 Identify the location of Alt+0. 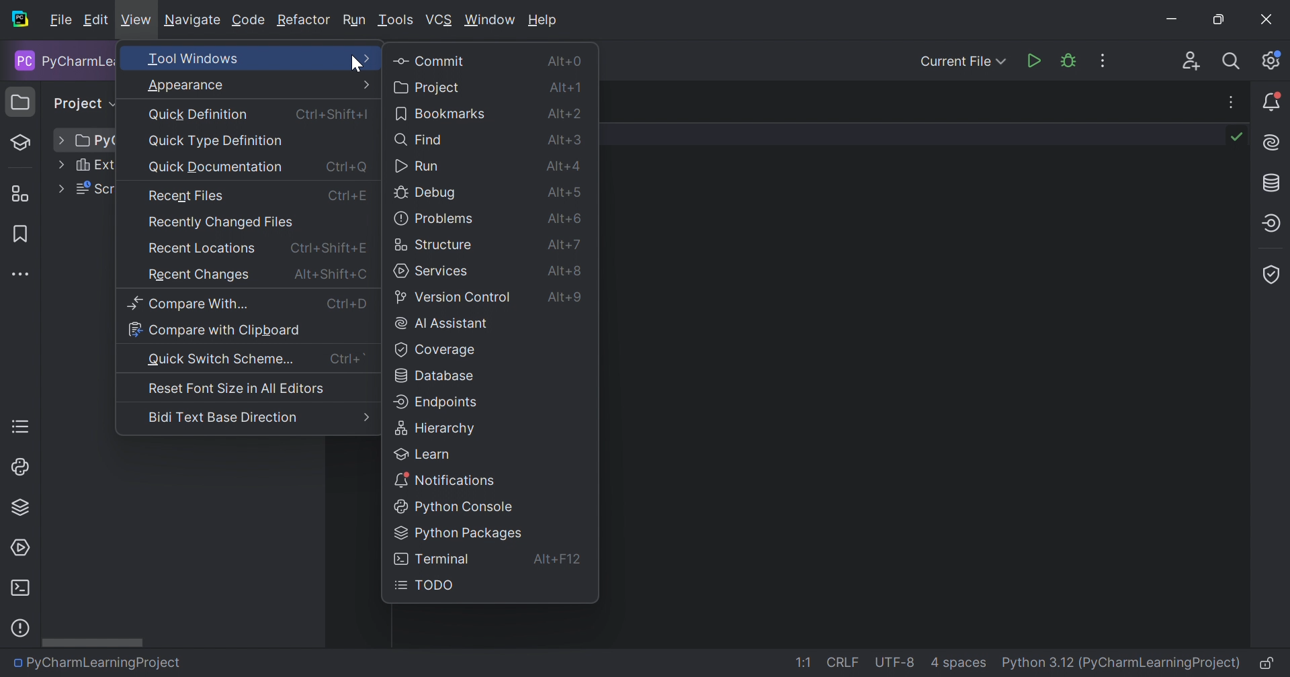
(564, 60).